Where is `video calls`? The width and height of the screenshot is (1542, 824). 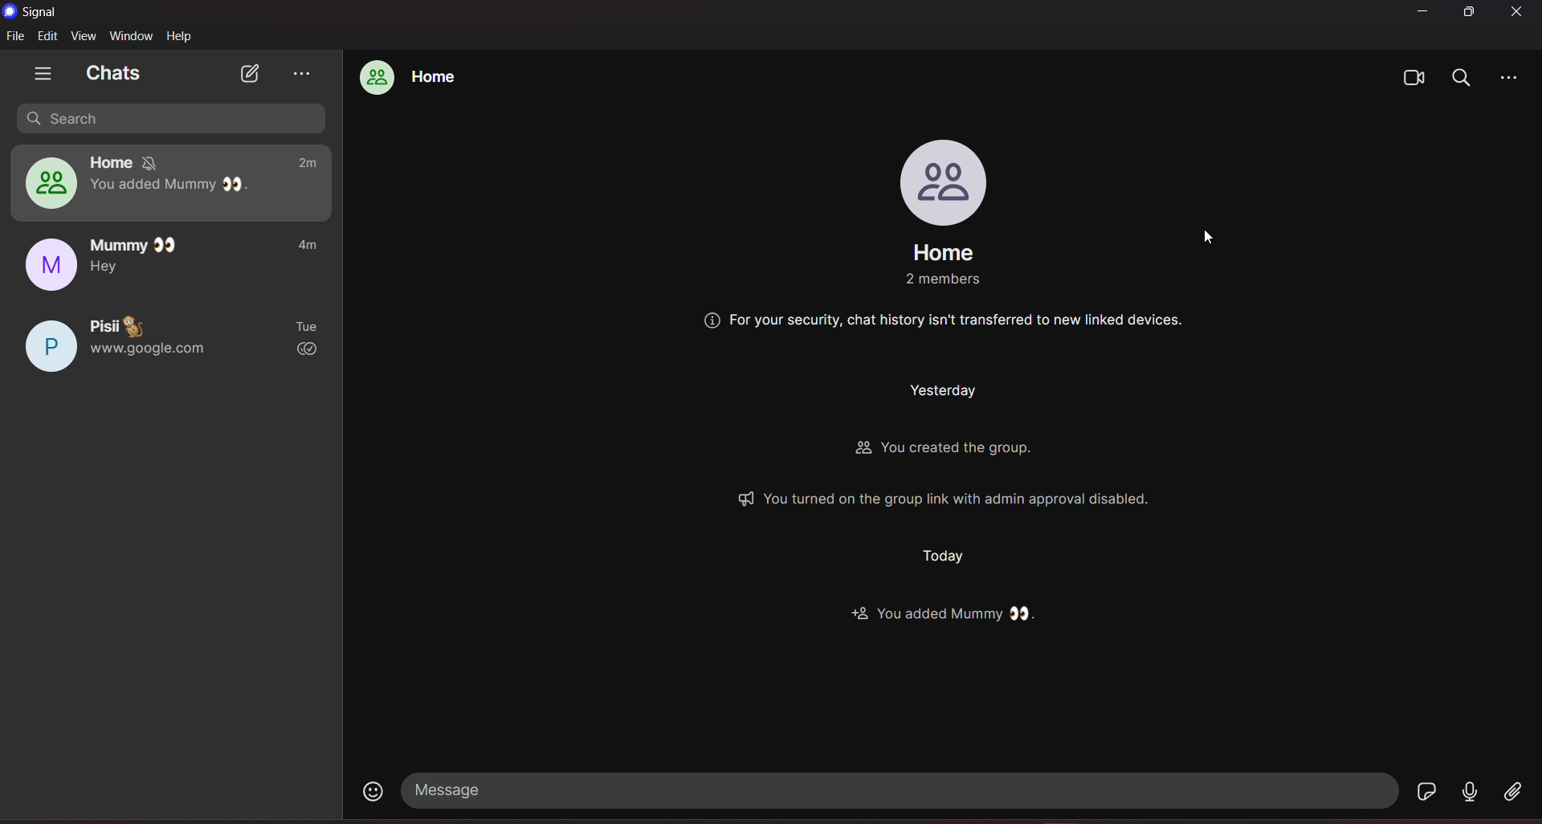 video calls is located at coordinates (1409, 78).